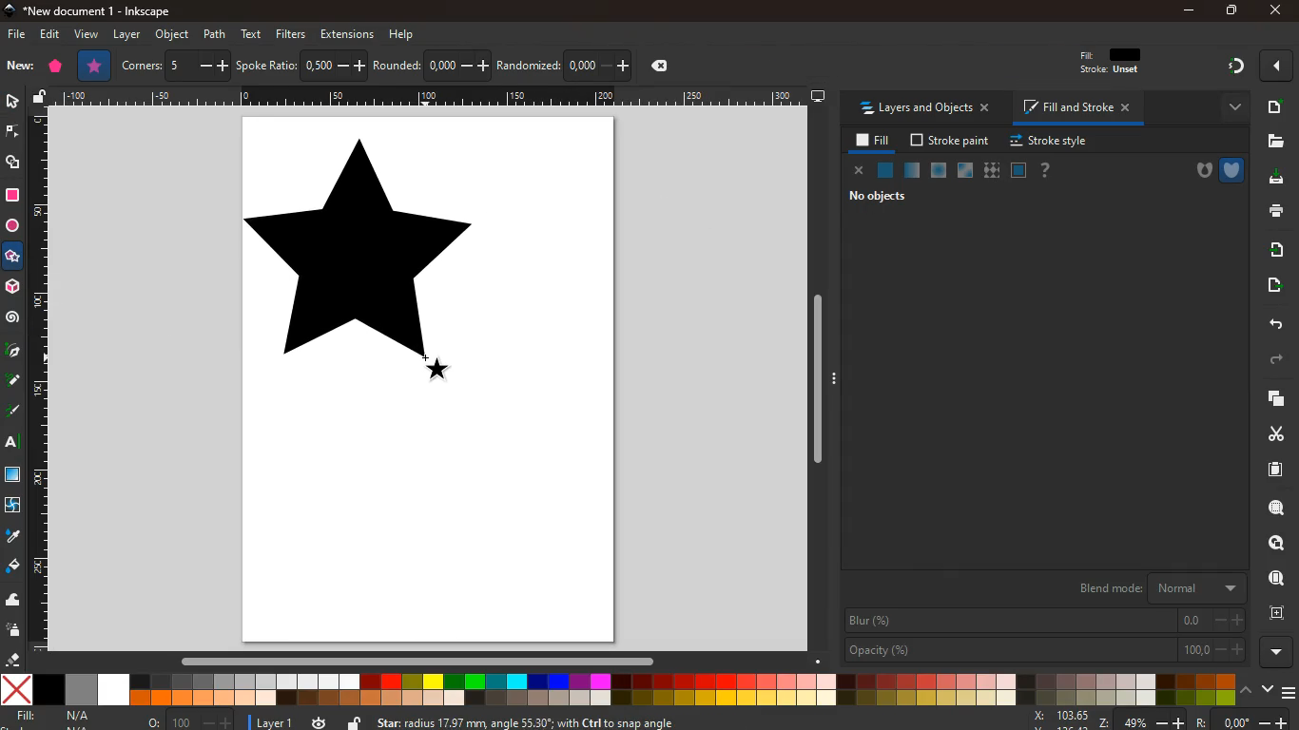 The image size is (1299, 730). I want to click on desktop, so click(819, 96).